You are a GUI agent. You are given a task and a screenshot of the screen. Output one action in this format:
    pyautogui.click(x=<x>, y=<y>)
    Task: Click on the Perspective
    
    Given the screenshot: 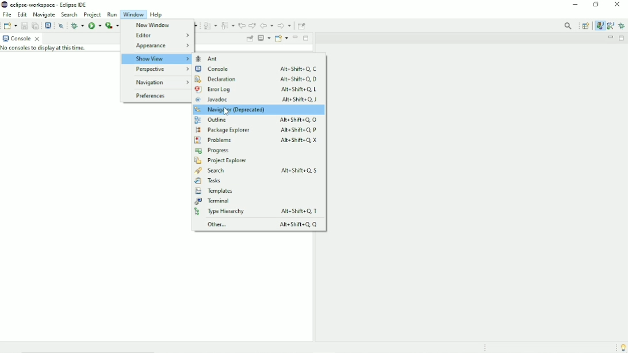 What is the action you would take?
    pyautogui.click(x=155, y=71)
    